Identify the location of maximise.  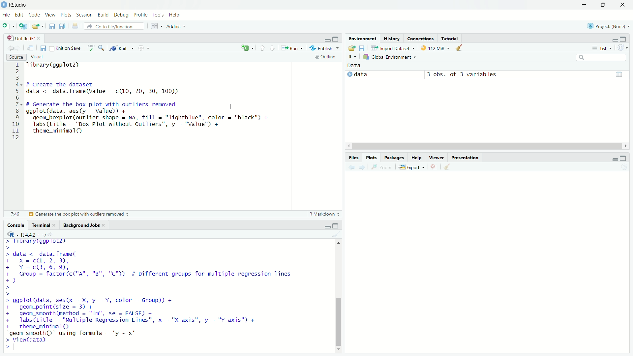
(605, 6).